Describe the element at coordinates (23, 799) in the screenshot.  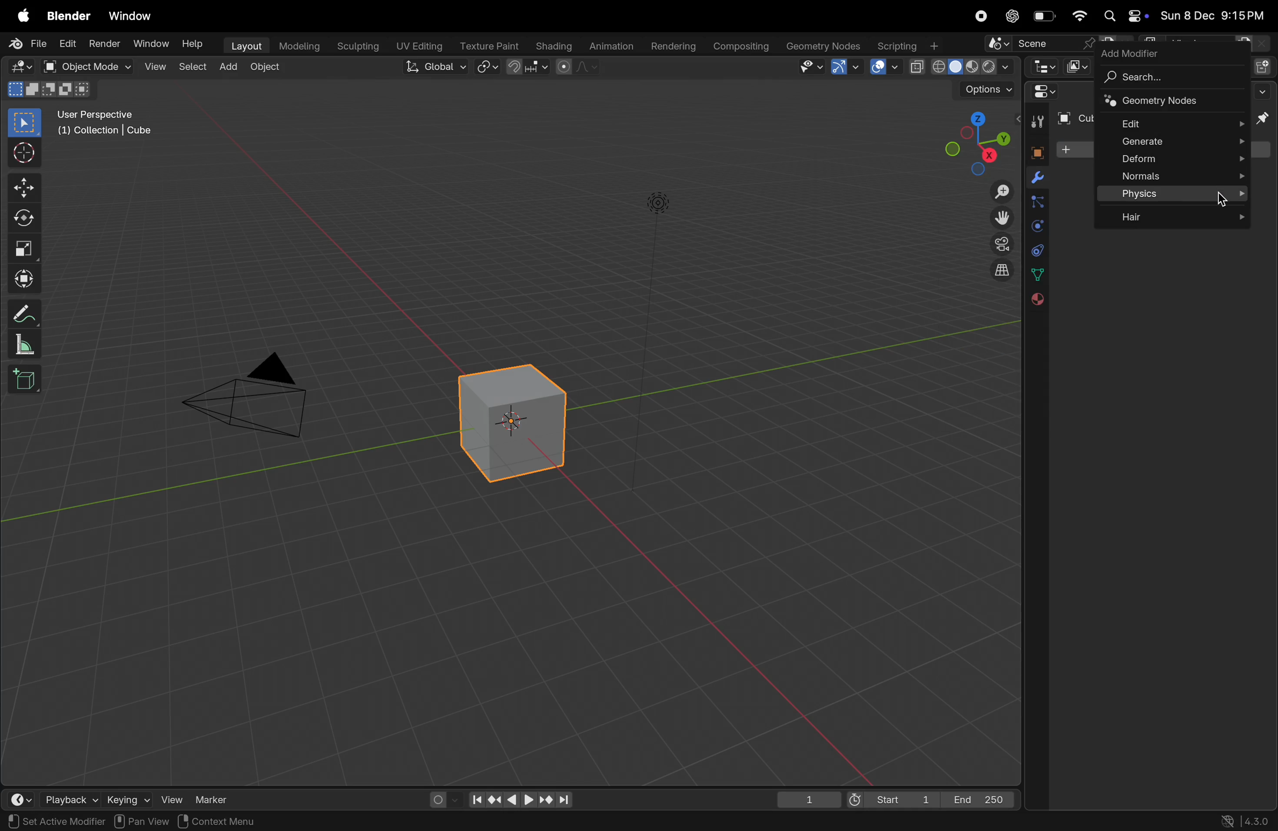
I see `editor type` at that location.